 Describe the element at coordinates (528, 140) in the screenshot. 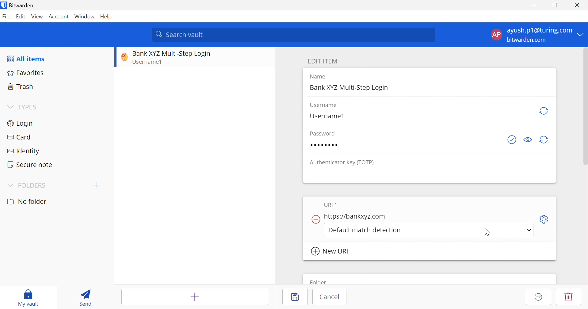

I see `Toggle visibility` at that location.